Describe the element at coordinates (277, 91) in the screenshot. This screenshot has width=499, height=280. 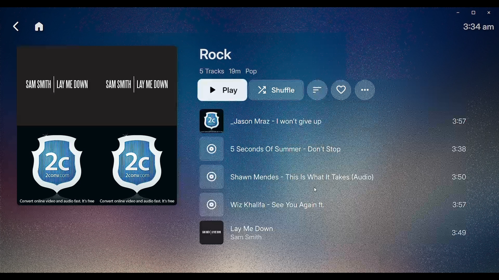
I see `Shuffle` at that location.